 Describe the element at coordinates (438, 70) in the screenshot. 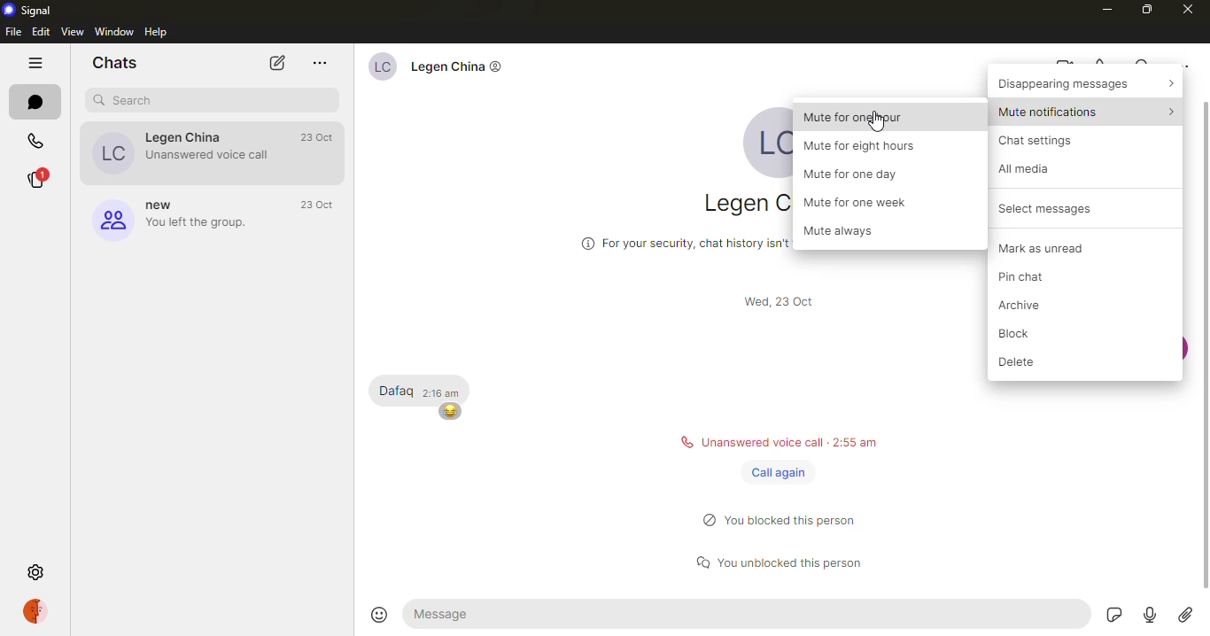

I see `contact` at that location.